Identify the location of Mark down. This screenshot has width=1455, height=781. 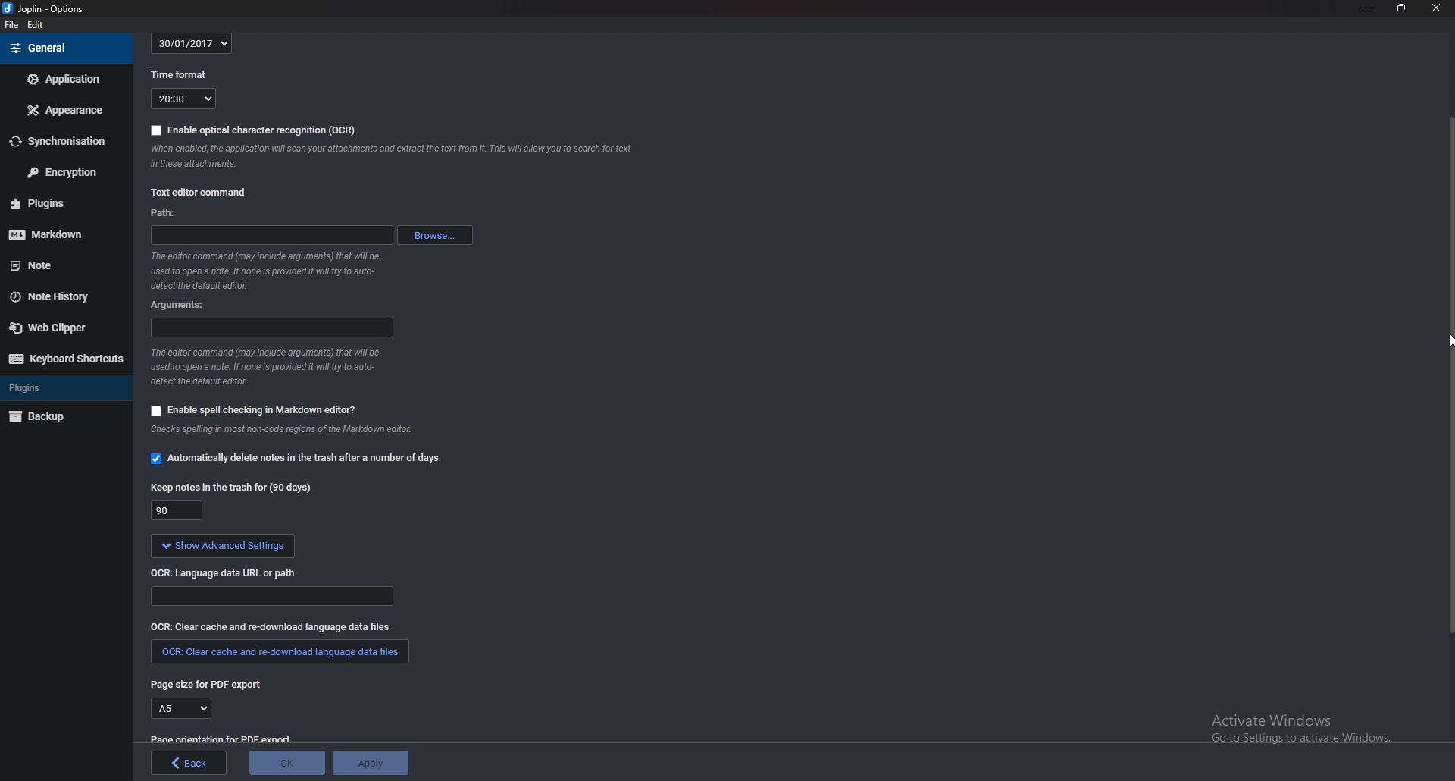
(57, 234).